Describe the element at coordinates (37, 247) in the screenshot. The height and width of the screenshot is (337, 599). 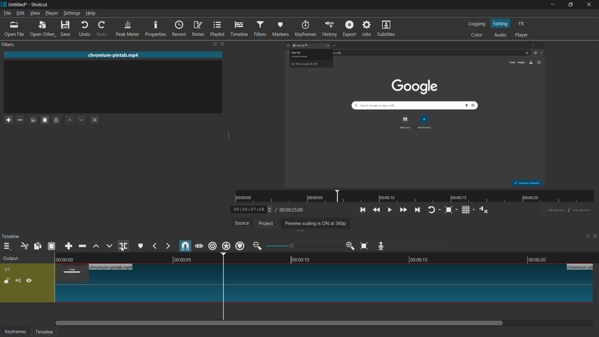
I see `copy checked filters` at that location.